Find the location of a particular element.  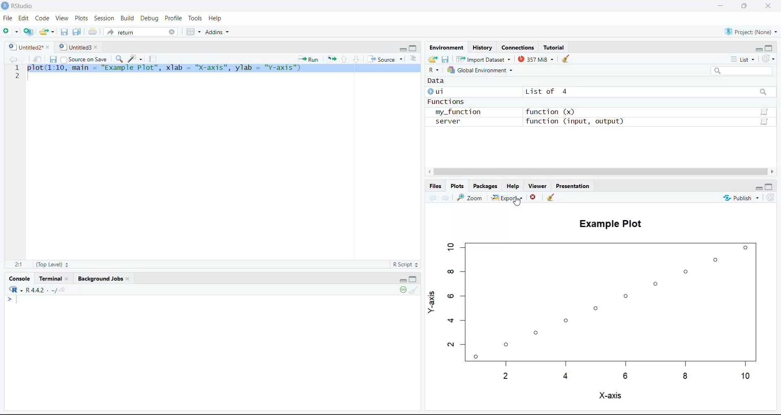

Zoom is located at coordinates (470, 197).